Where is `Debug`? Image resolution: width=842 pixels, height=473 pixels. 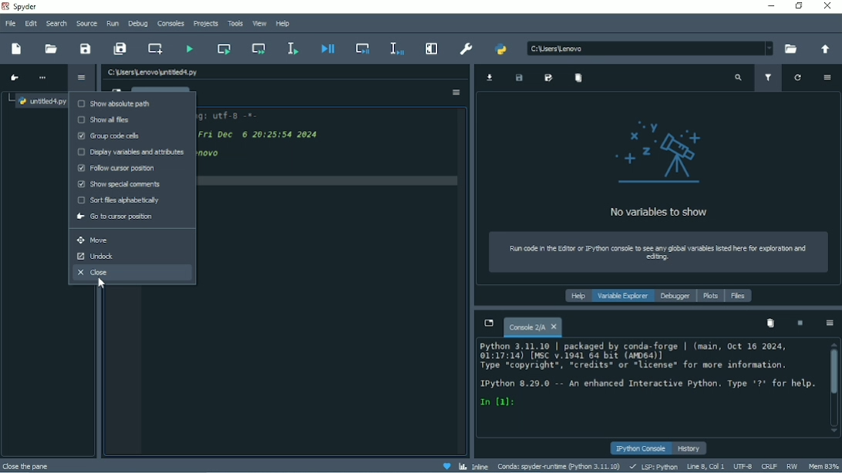 Debug is located at coordinates (138, 25).